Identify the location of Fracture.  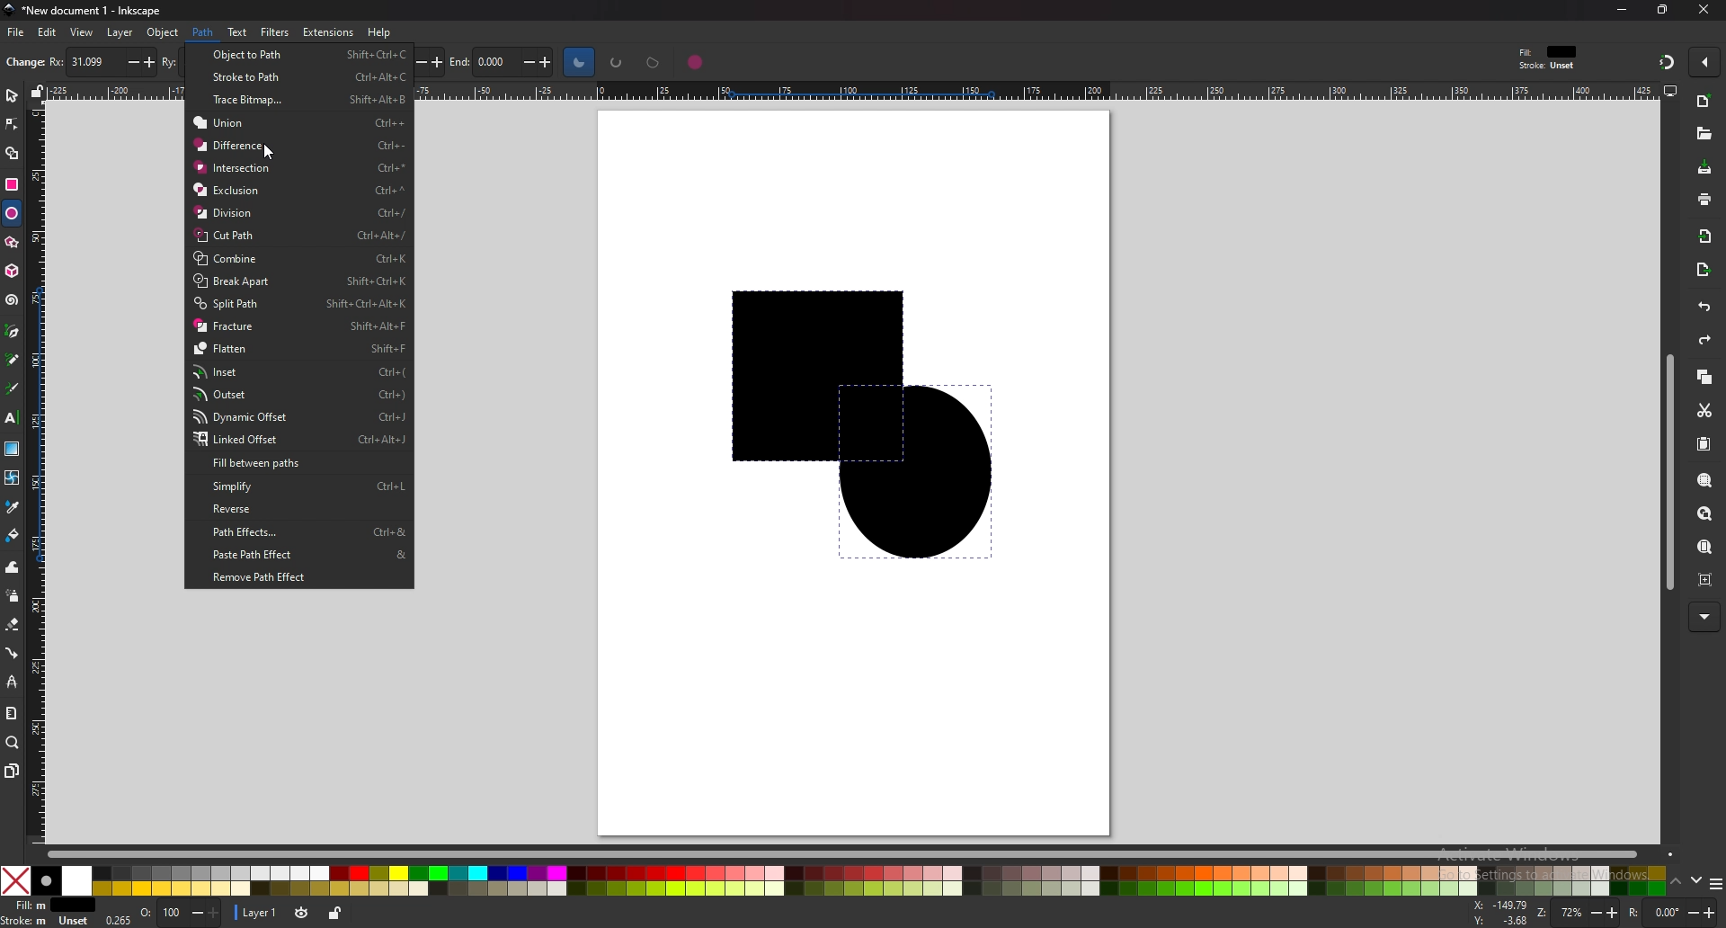
(298, 326).